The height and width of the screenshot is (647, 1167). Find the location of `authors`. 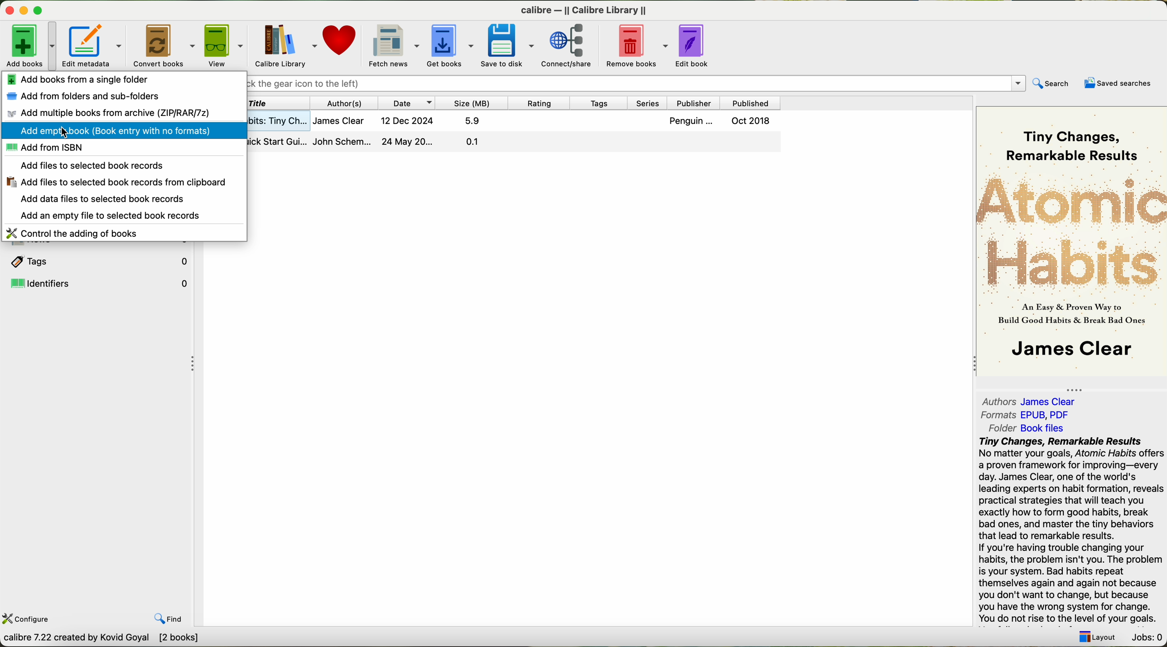

authors is located at coordinates (1033, 401).